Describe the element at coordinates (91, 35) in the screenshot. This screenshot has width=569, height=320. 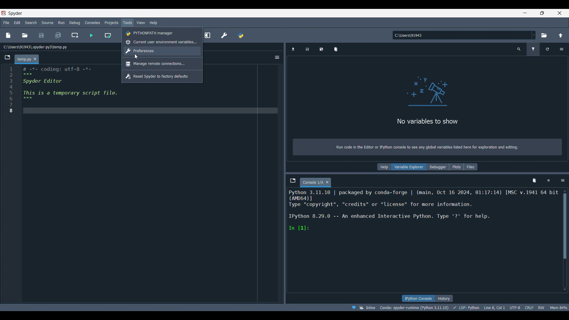
I see `Run file` at that location.